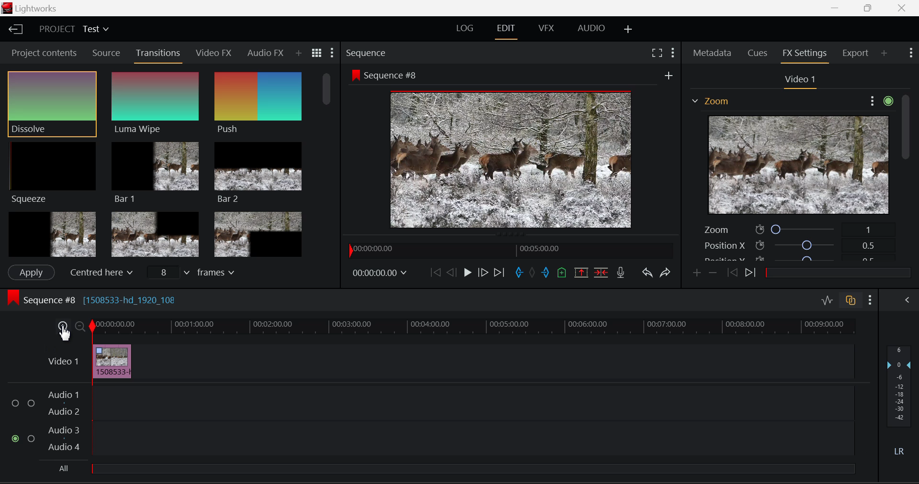  Describe the element at coordinates (657, 52) in the screenshot. I see `Full Screen` at that location.